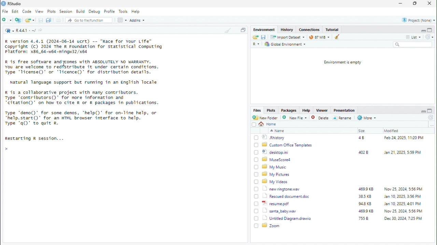 Image resolution: width=437 pixels, height=245 pixels. I want to click on Project:(None), so click(419, 20).